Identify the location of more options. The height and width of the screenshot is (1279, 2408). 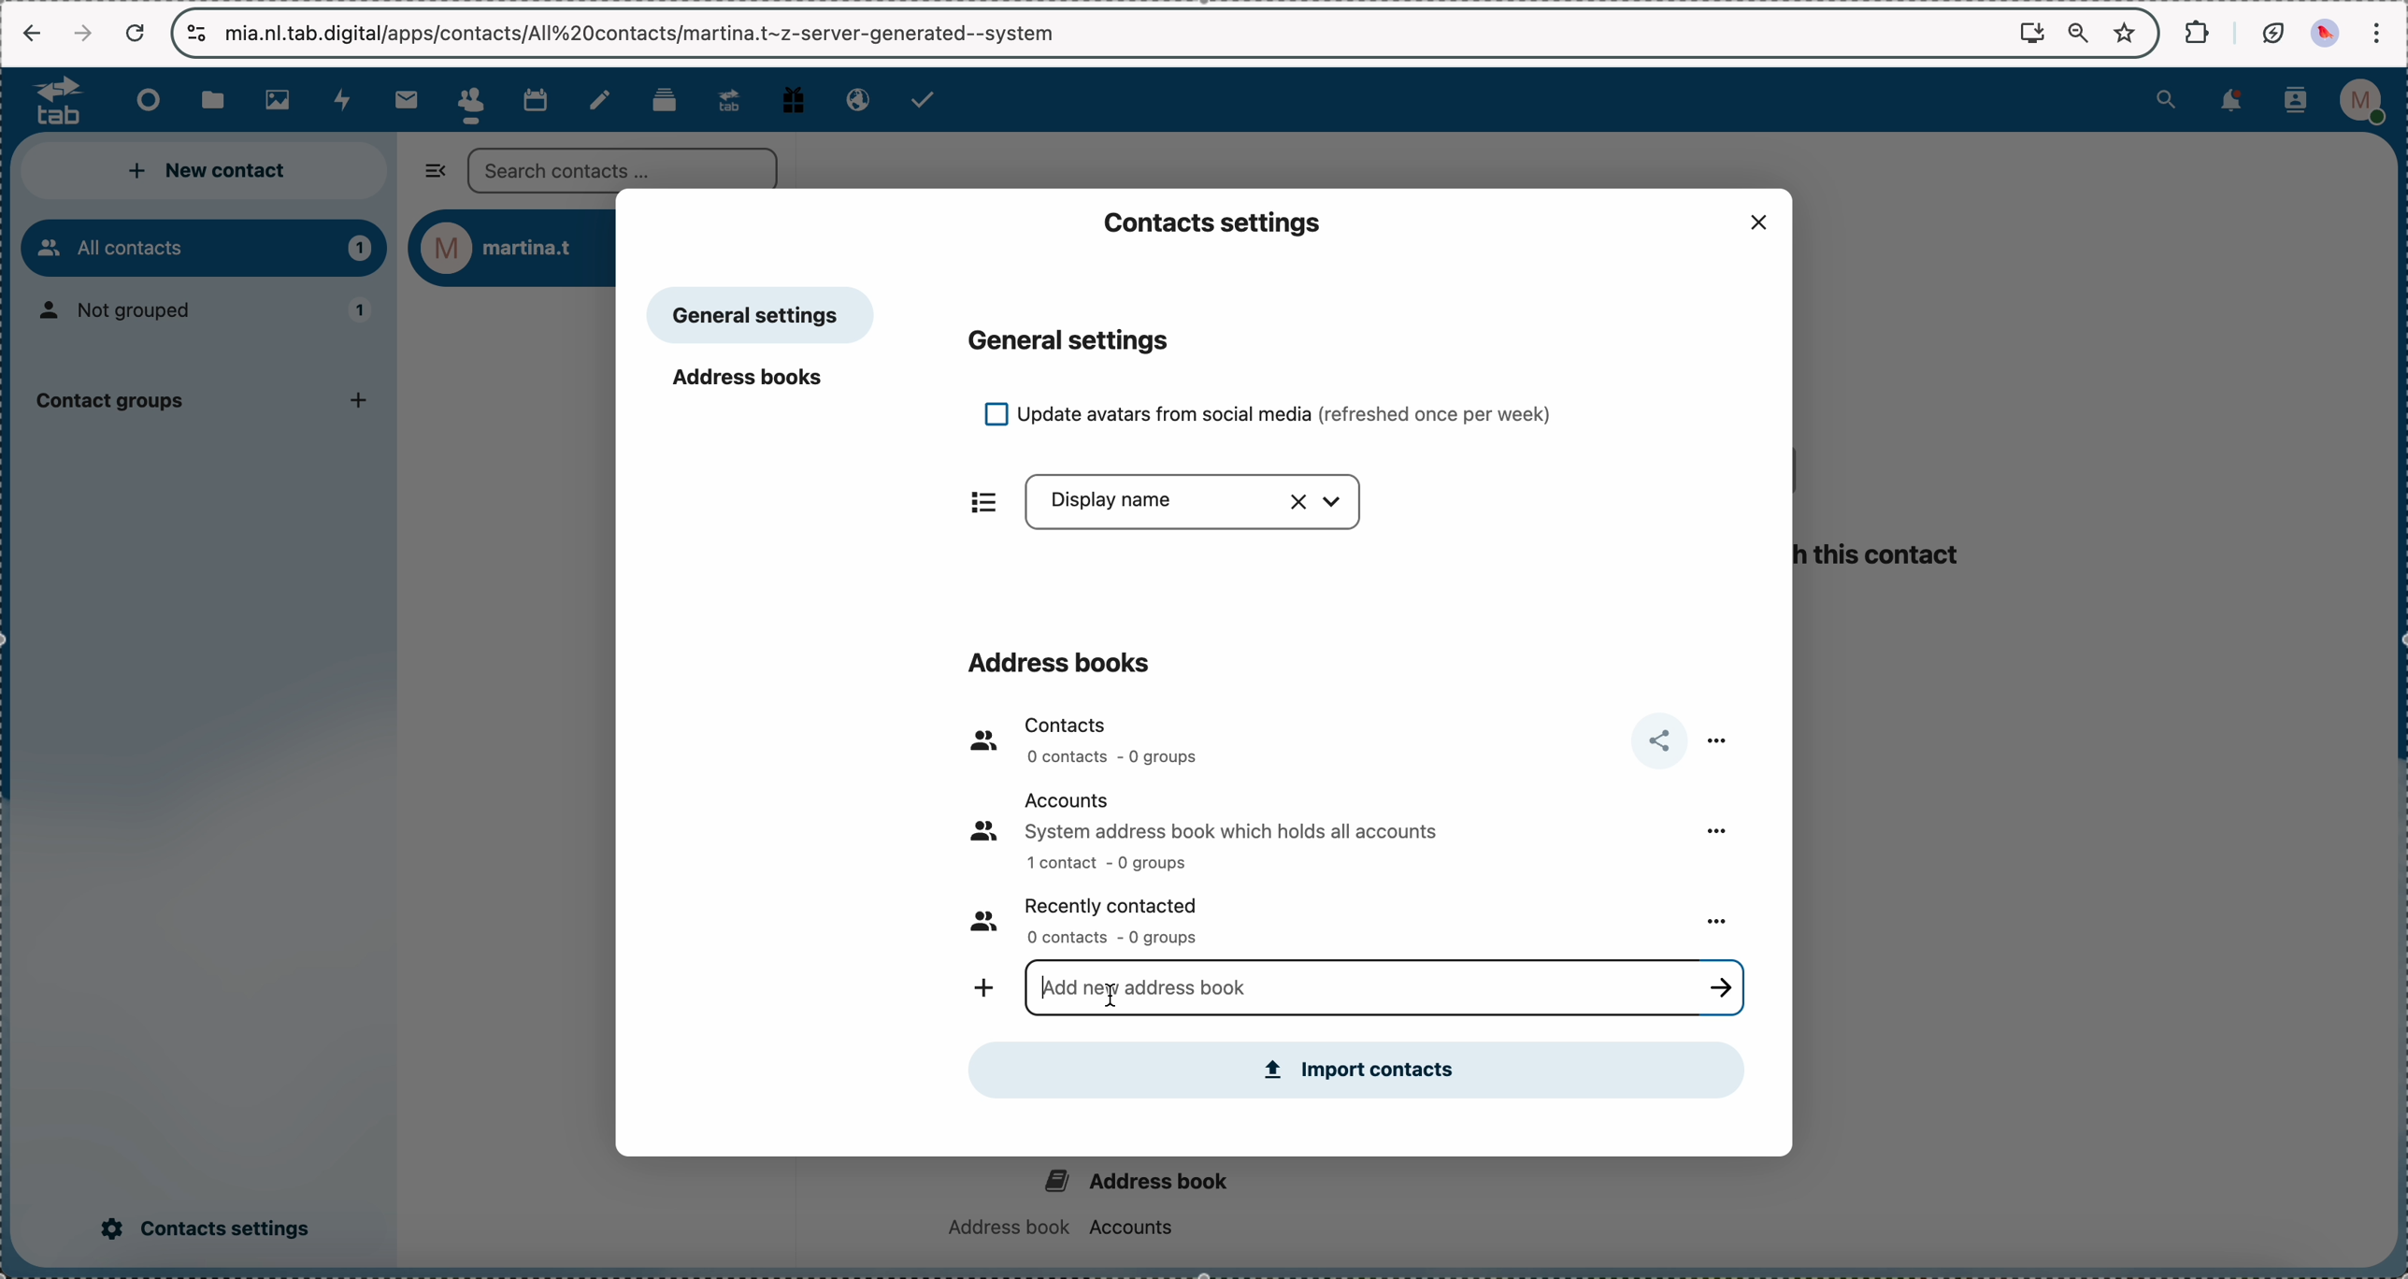
(1713, 829).